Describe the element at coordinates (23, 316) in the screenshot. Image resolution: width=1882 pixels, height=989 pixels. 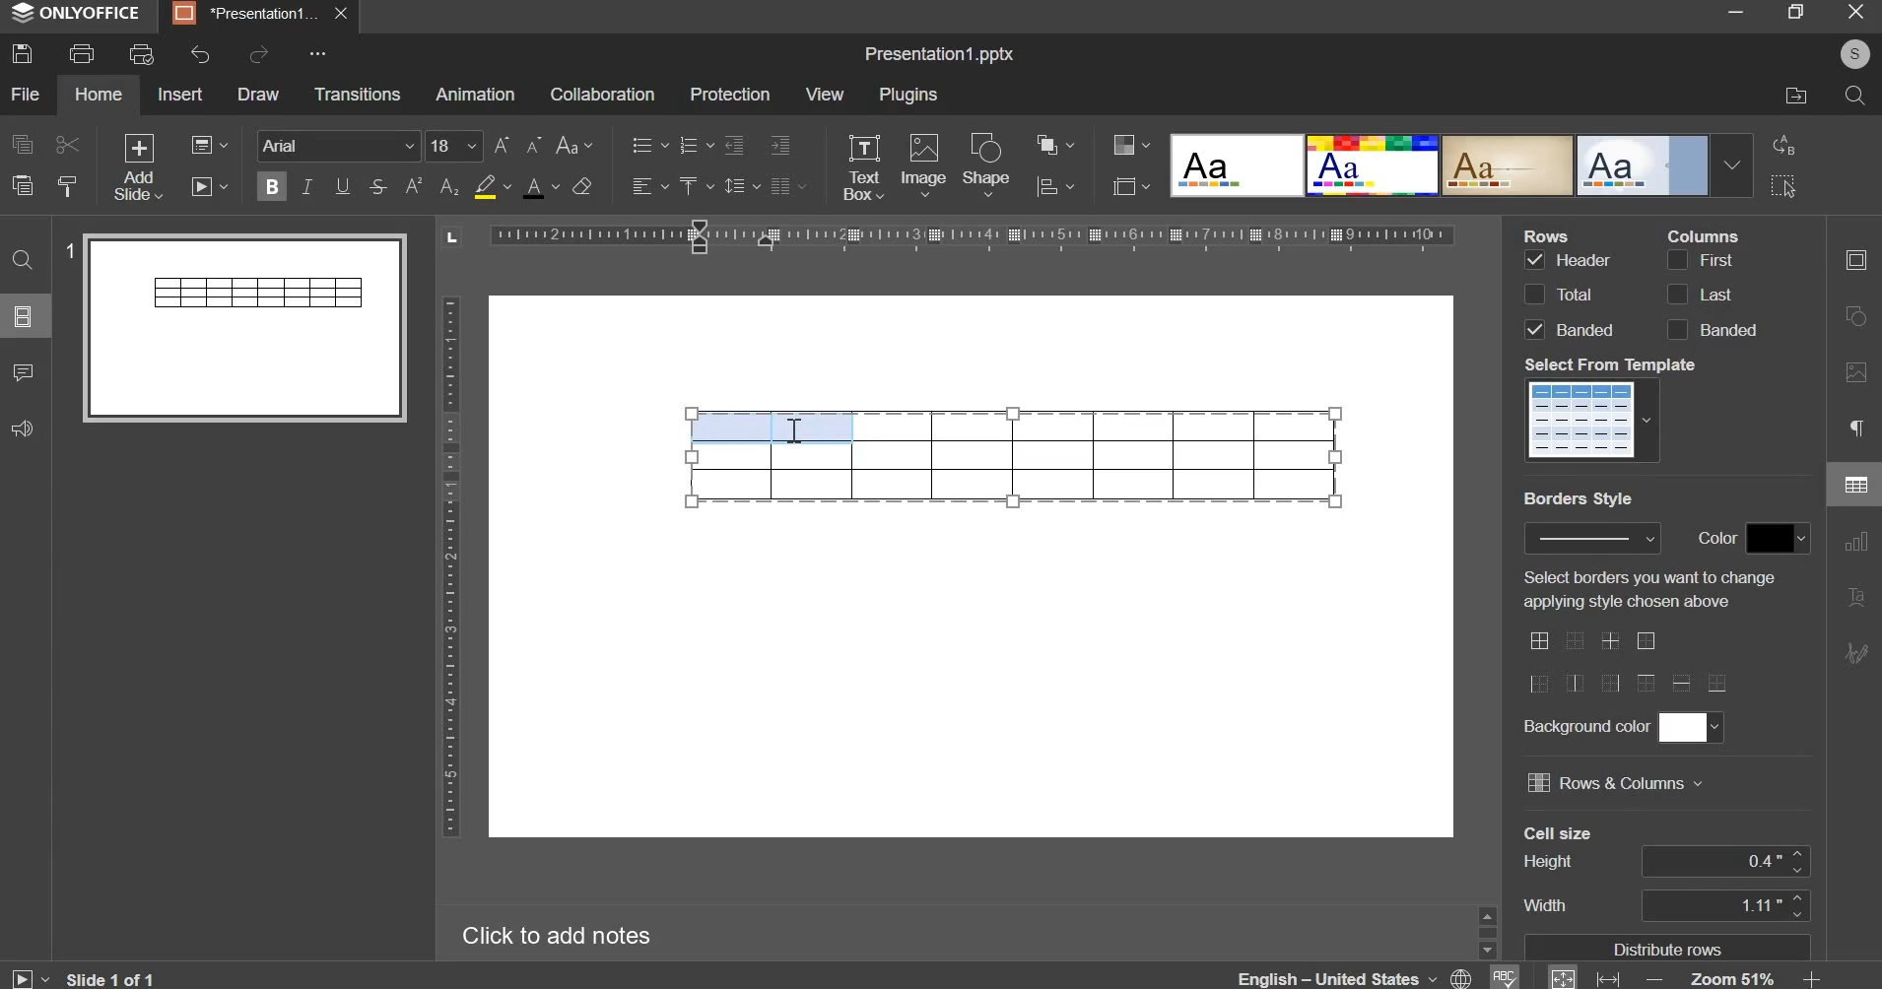
I see `slide menu` at that location.